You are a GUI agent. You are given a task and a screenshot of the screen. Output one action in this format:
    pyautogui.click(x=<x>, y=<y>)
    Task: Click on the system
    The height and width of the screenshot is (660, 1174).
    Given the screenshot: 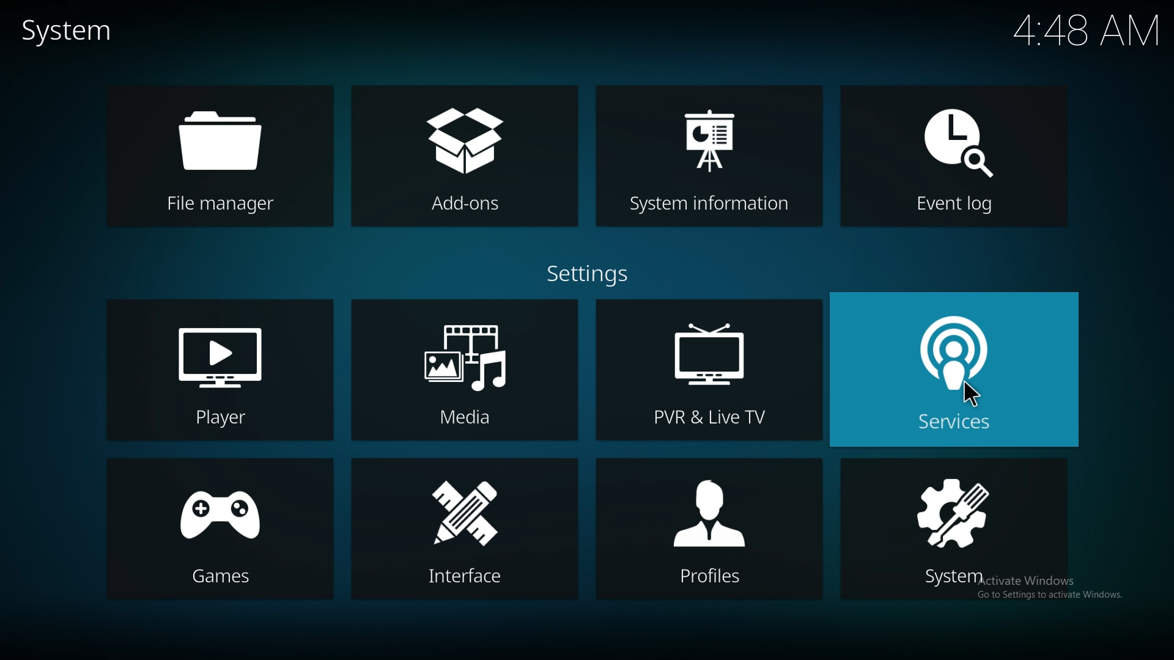 What is the action you would take?
    pyautogui.click(x=68, y=34)
    